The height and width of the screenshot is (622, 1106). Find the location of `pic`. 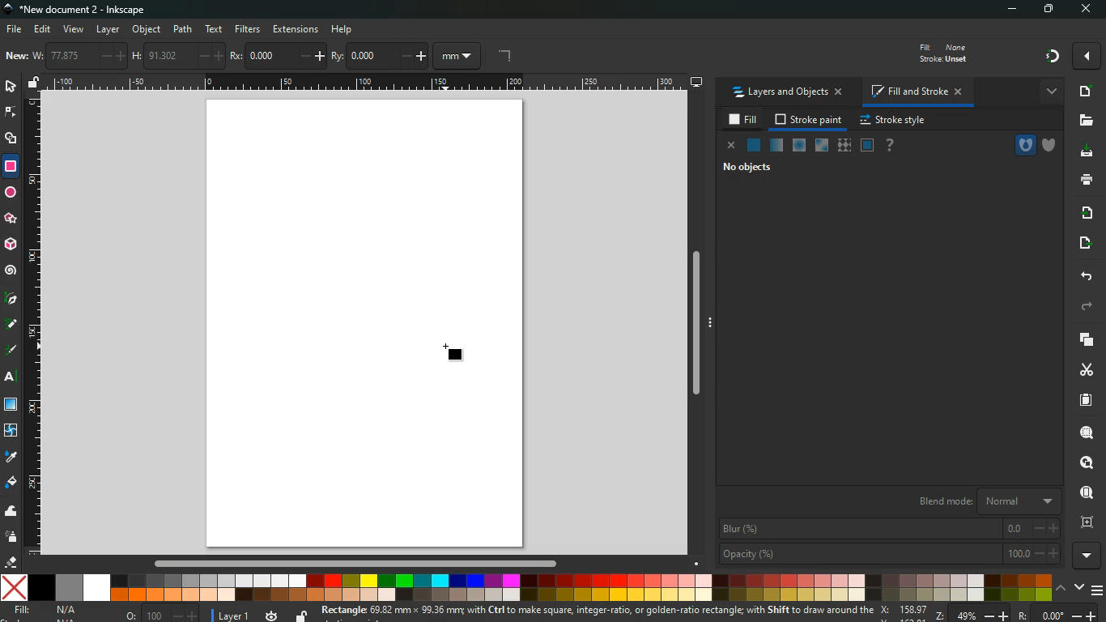

pic is located at coordinates (12, 300).